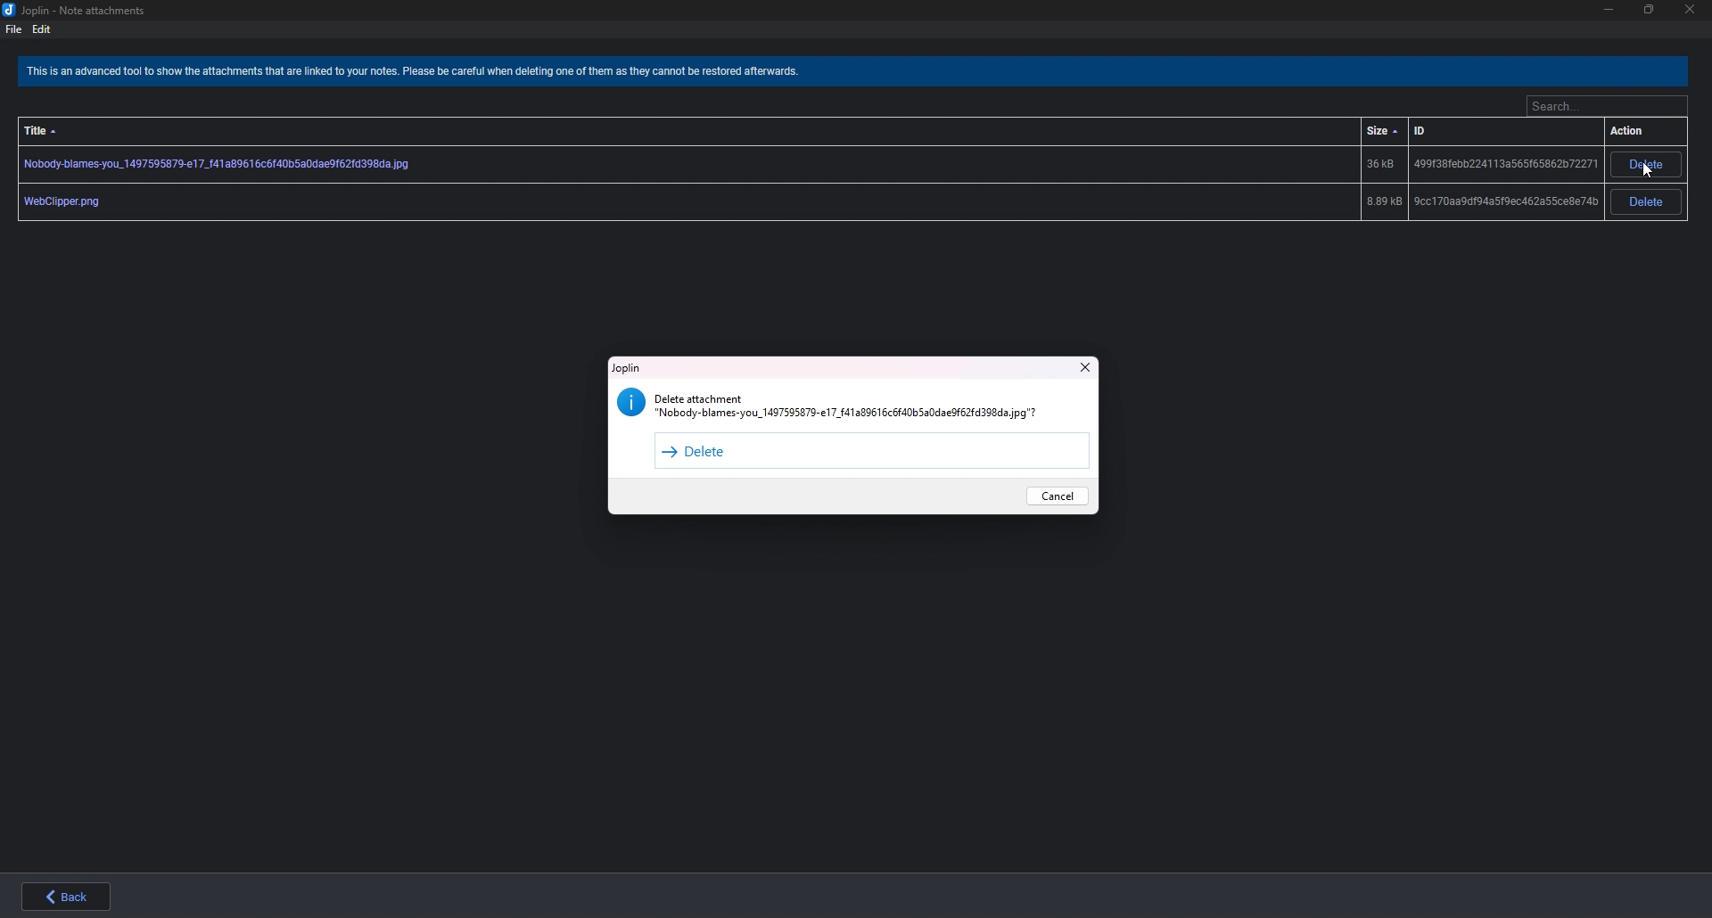 The height and width of the screenshot is (918, 1712). Describe the element at coordinates (1058, 496) in the screenshot. I see `Cancel` at that location.